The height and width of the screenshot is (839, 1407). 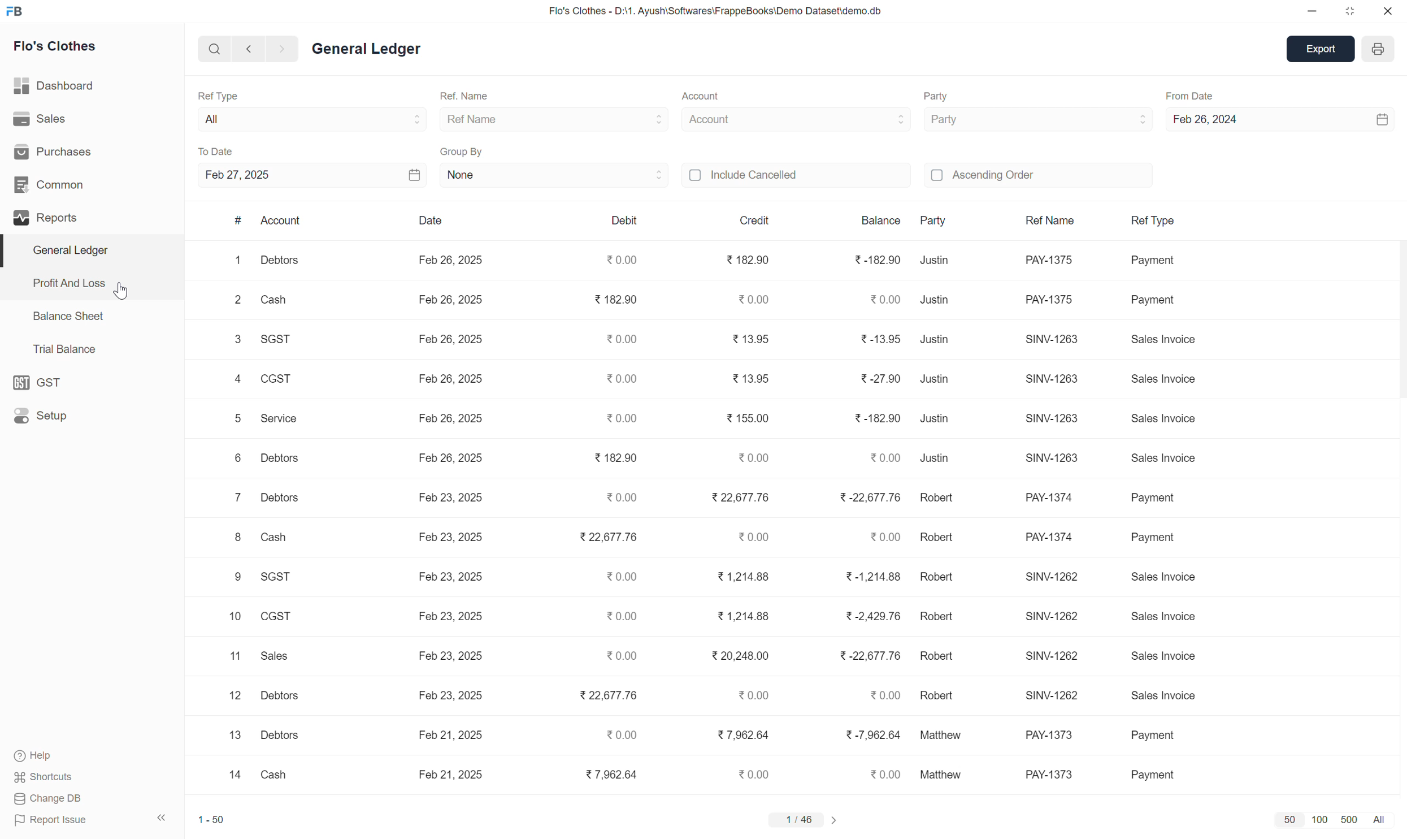 What do you see at coordinates (604, 539) in the screenshot?
I see `₹22,677.76` at bounding box center [604, 539].